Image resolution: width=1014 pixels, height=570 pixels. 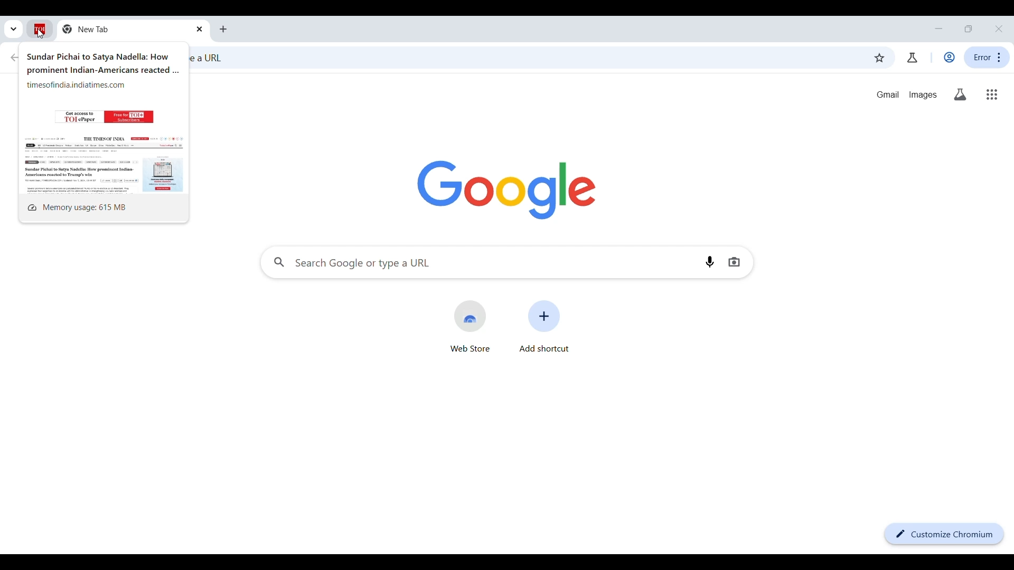 What do you see at coordinates (40, 28) in the screenshot?
I see `Pinned tab` at bounding box center [40, 28].